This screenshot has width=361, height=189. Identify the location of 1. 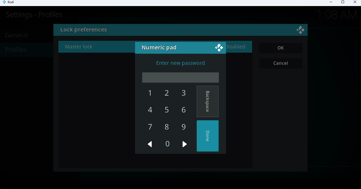
(148, 93).